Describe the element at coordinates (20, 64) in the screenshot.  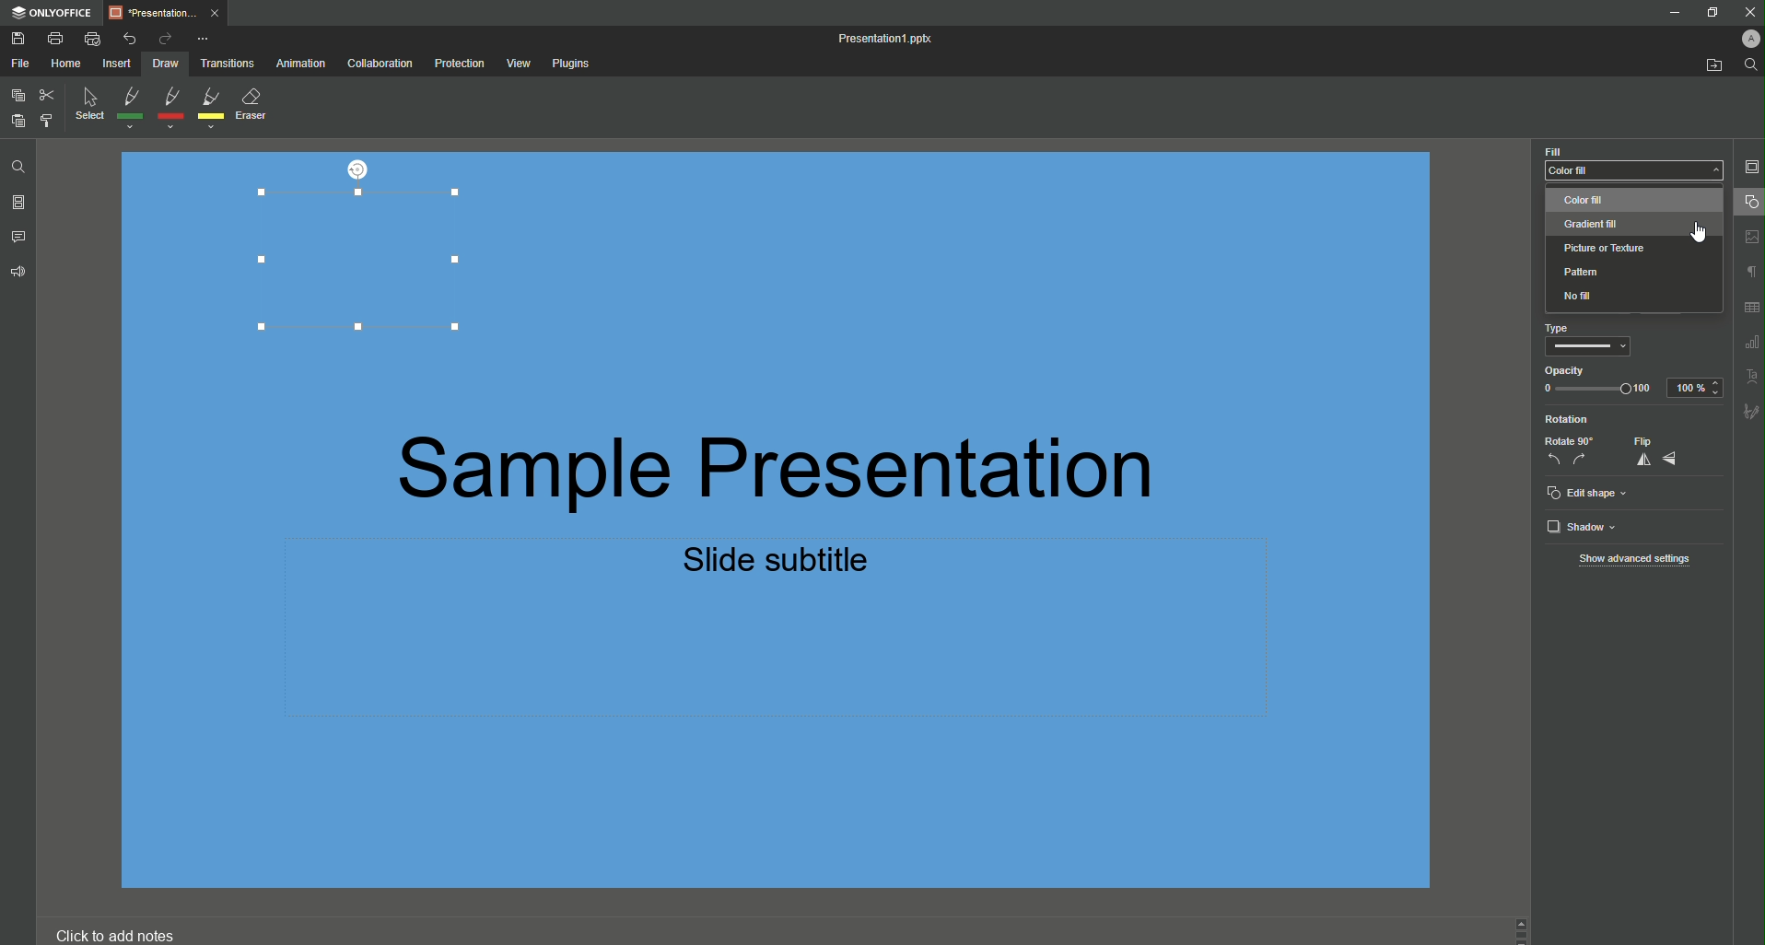
I see `File` at that location.